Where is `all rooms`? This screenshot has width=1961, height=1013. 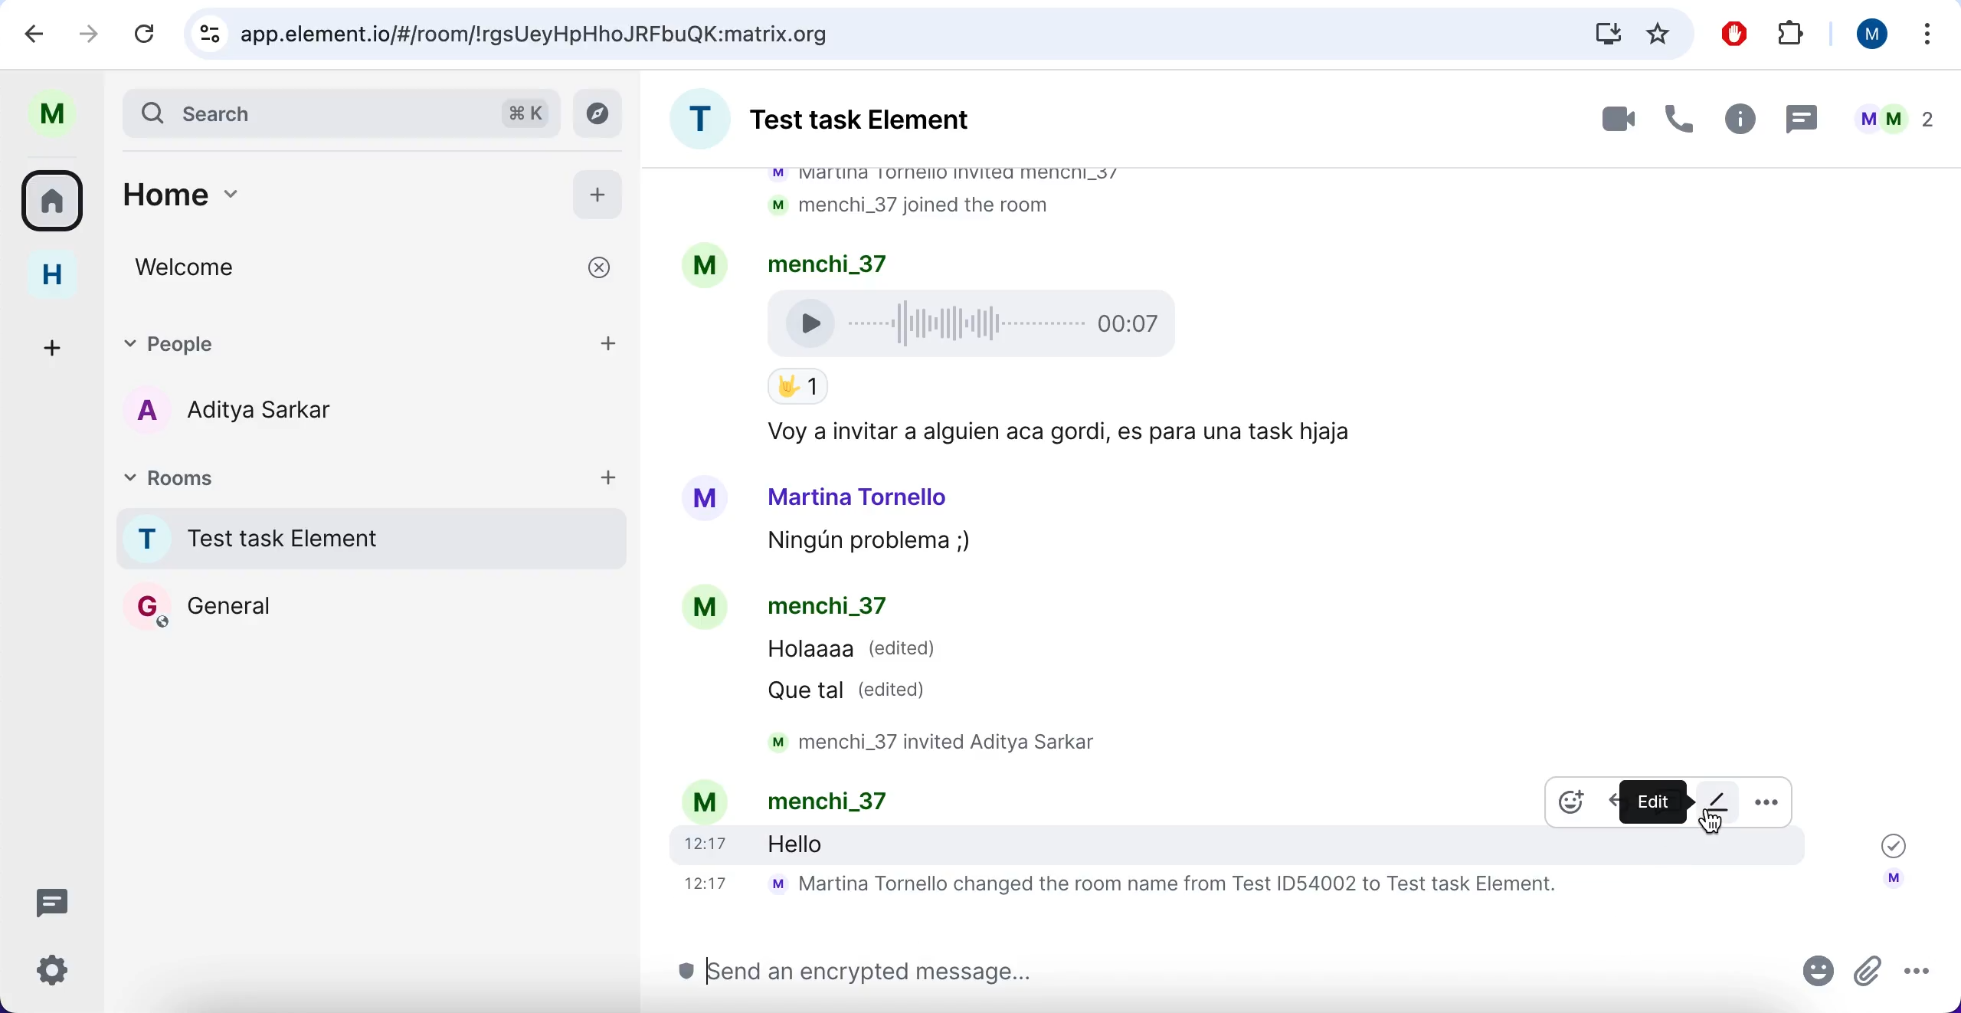
all rooms is located at coordinates (55, 202).